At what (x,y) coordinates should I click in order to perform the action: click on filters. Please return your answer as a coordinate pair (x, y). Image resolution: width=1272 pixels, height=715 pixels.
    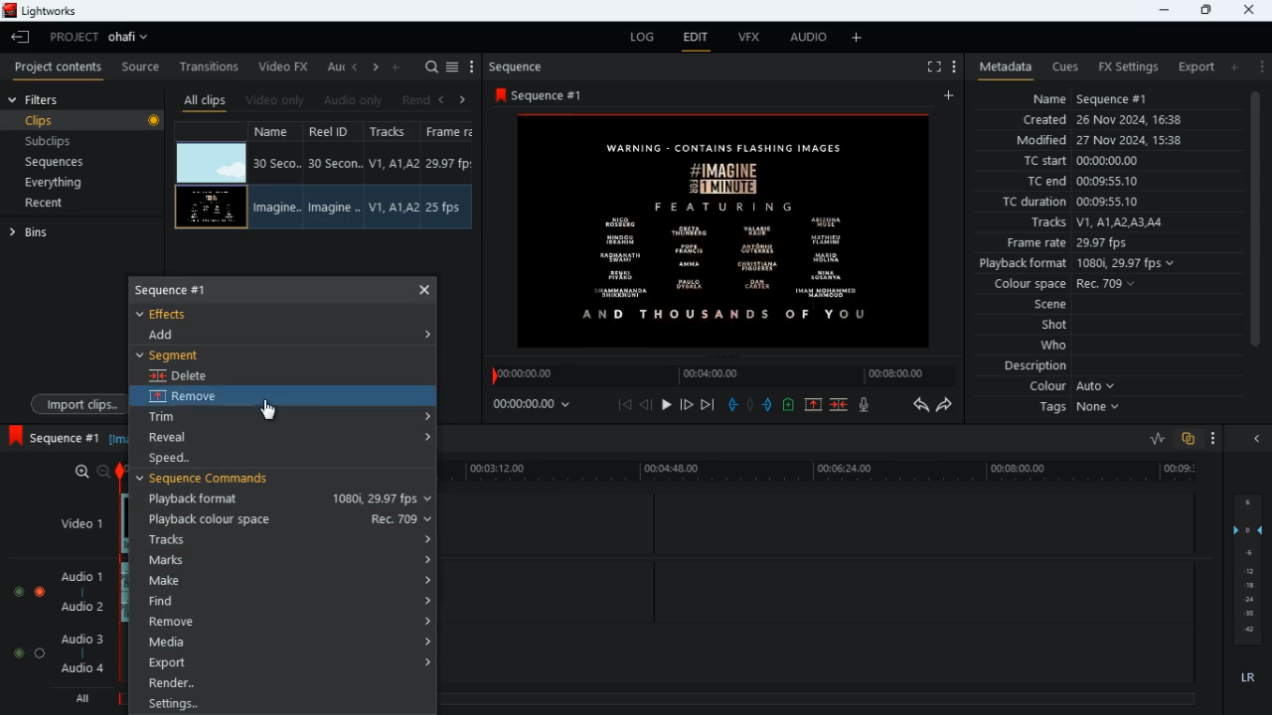
    Looking at the image, I should click on (51, 98).